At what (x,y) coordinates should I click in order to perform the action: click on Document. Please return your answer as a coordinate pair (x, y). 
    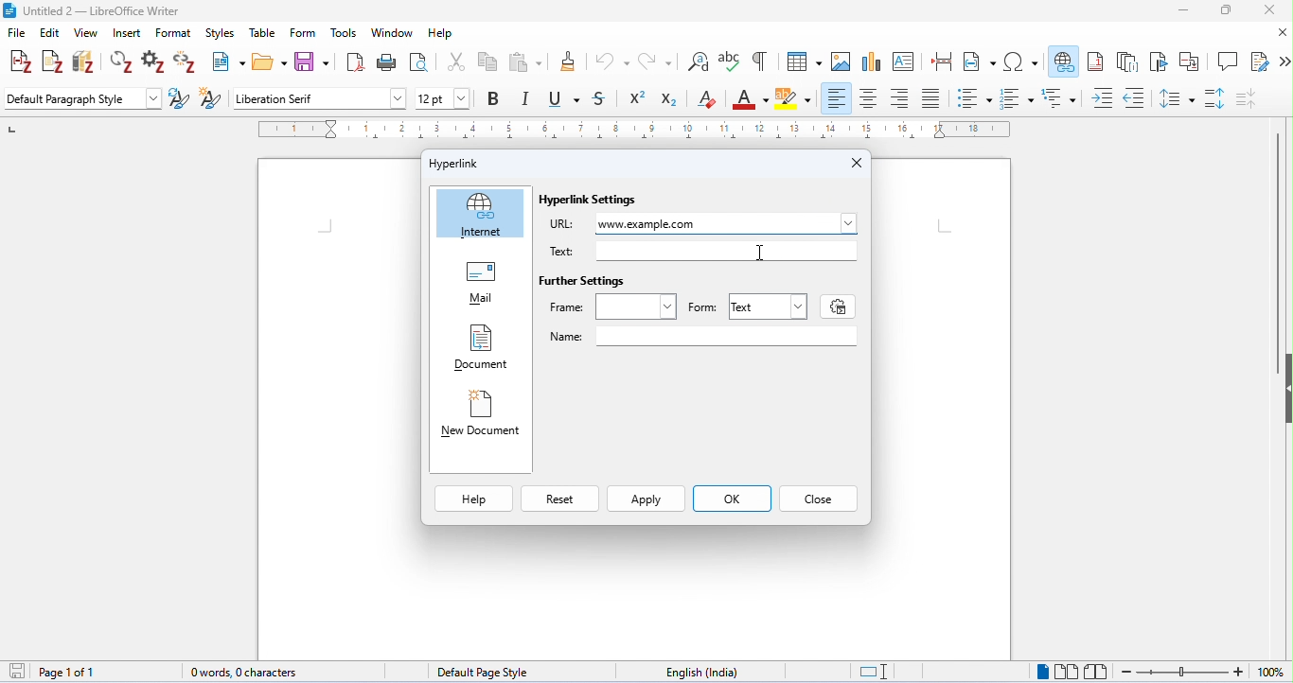
    Looking at the image, I should click on (479, 344).